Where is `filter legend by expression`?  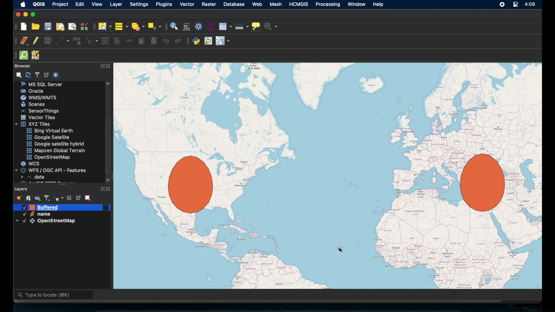
filter legend by expression is located at coordinates (59, 198).